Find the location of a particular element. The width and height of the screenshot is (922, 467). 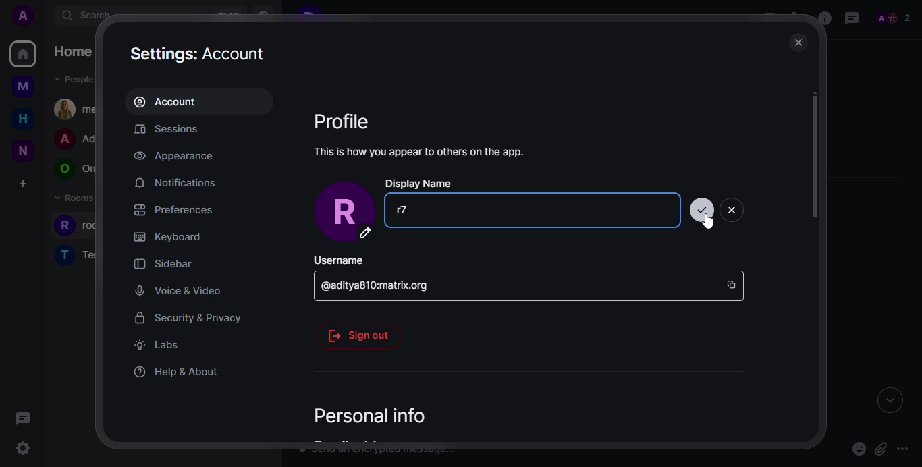

expand is located at coordinates (886, 400).